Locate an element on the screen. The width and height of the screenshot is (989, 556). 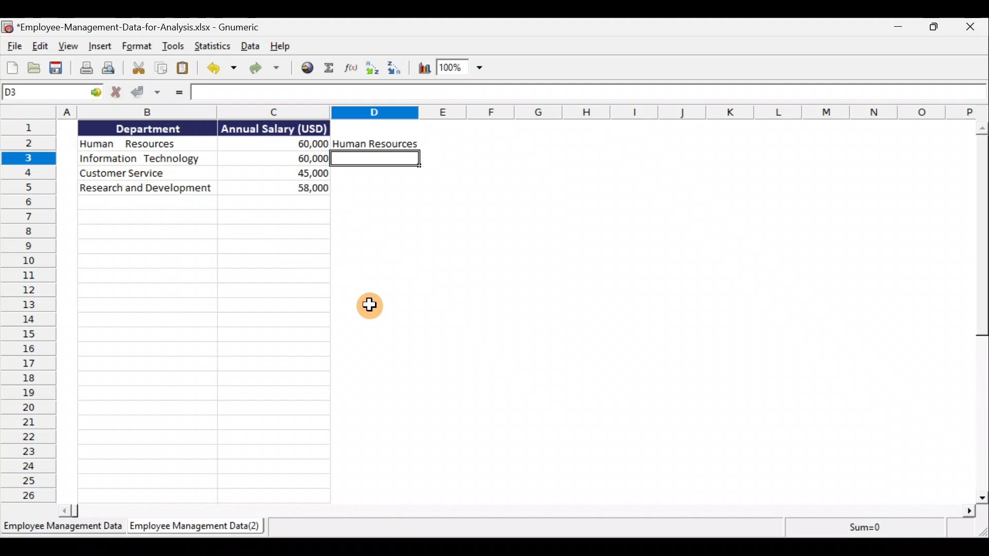
Minimise is located at coordinates (897, 29).